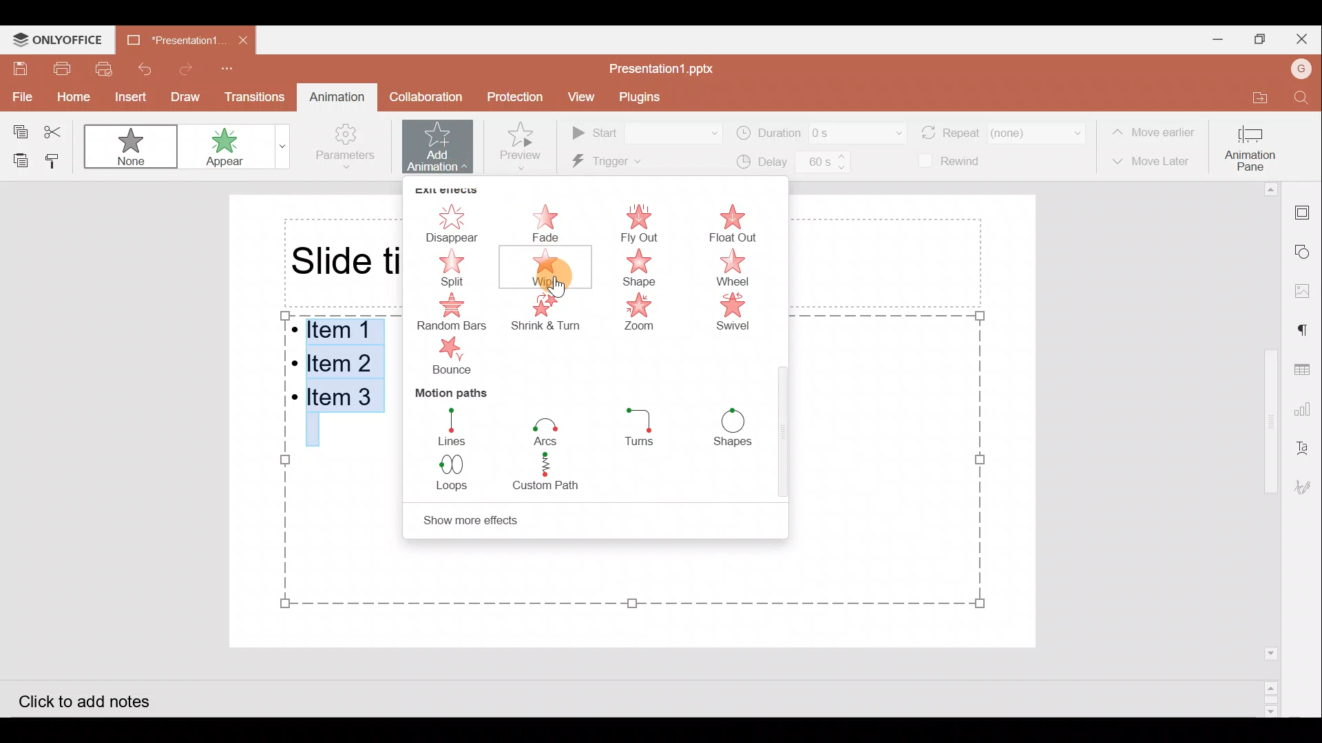  I want to click on Preview, so click(526, 146).